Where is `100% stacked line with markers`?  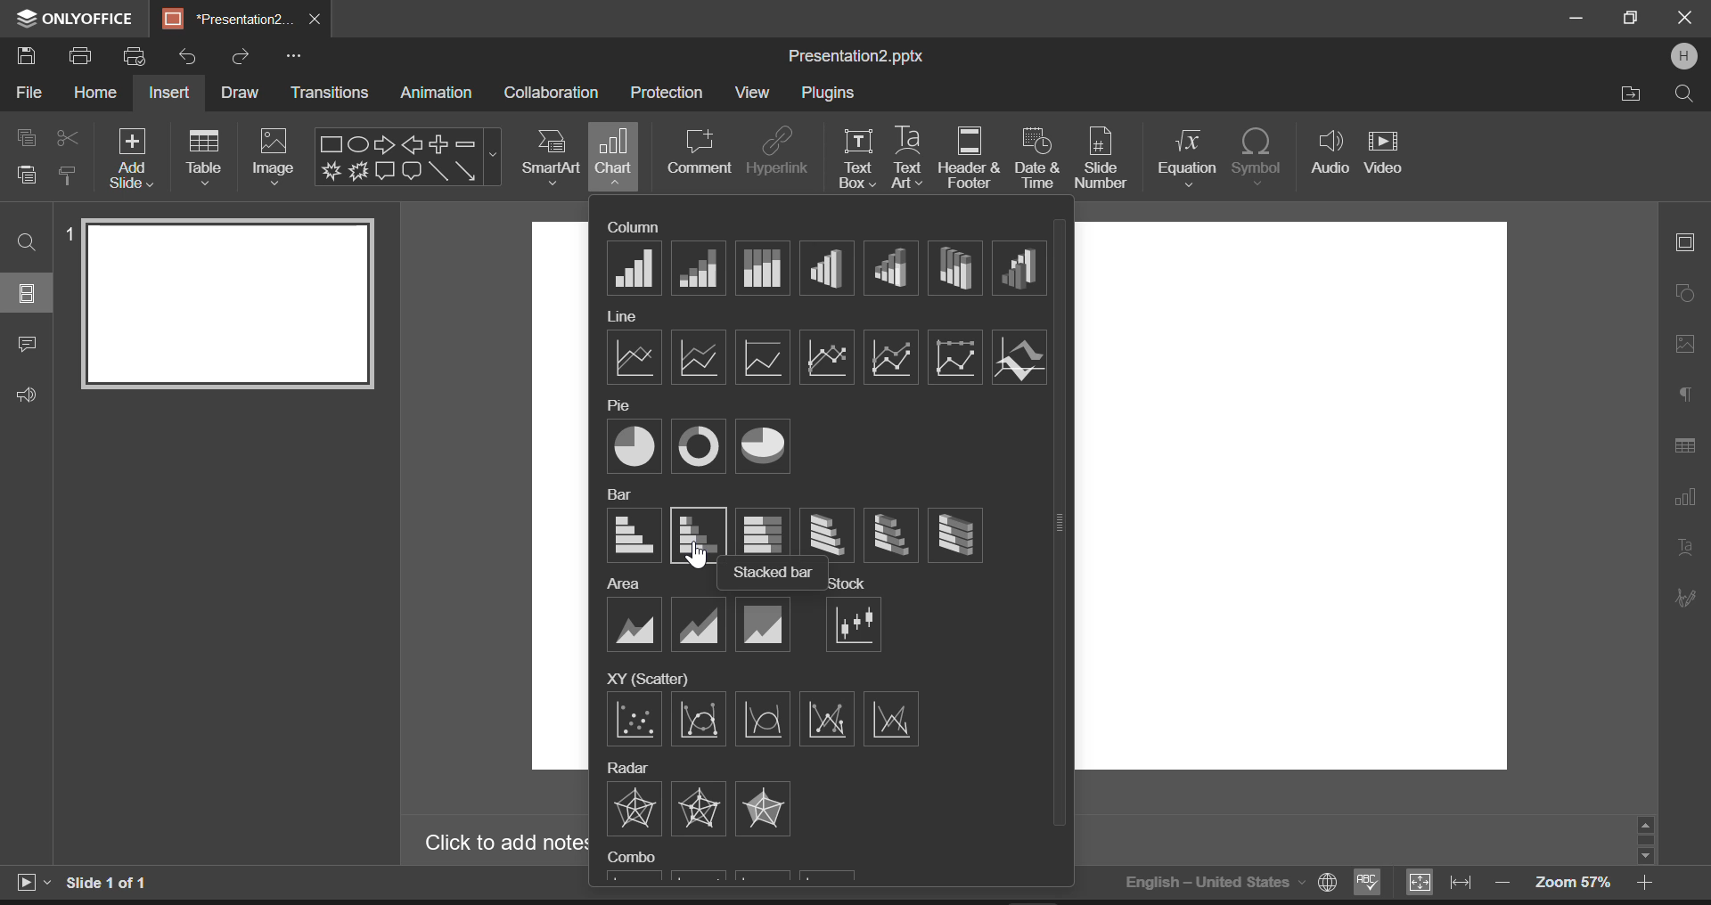 100% stacked line with markers is located at coordinates (954, 355).